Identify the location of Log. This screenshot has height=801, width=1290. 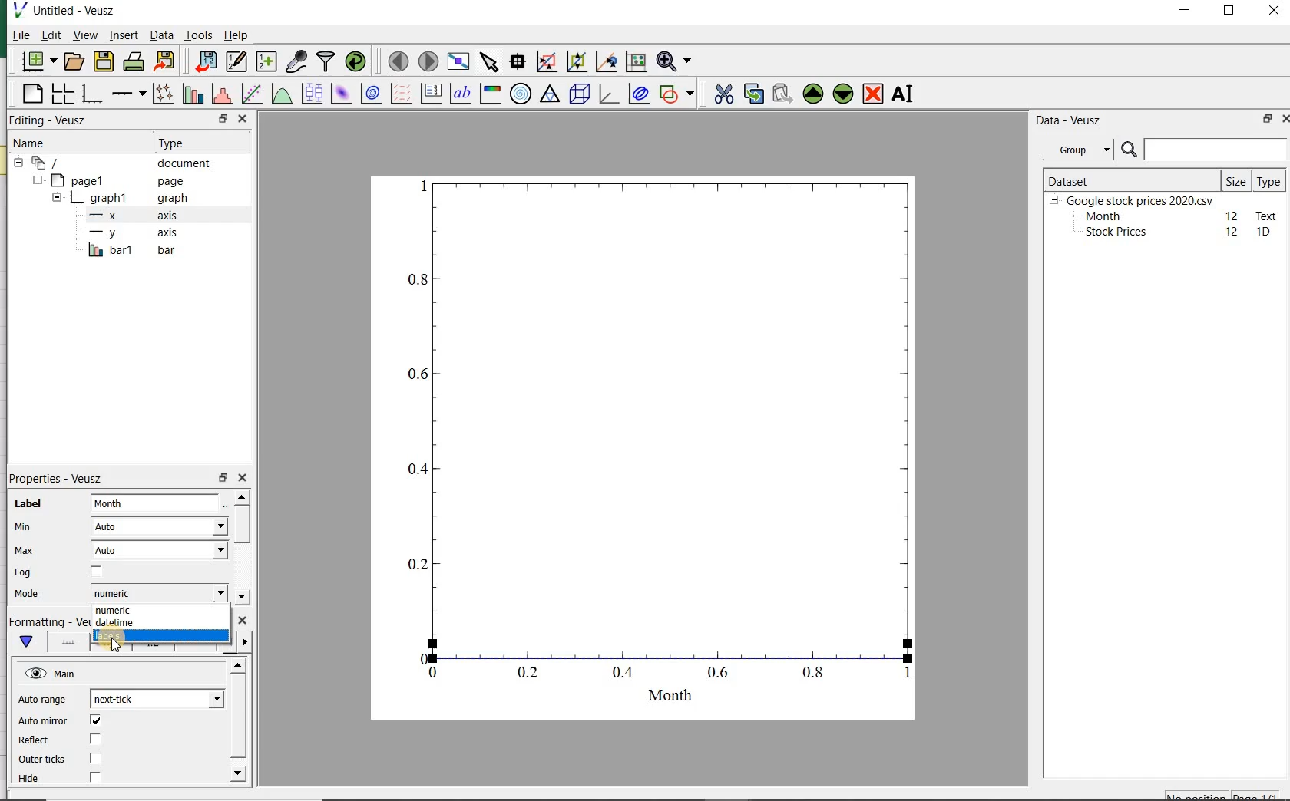
(22, 572).